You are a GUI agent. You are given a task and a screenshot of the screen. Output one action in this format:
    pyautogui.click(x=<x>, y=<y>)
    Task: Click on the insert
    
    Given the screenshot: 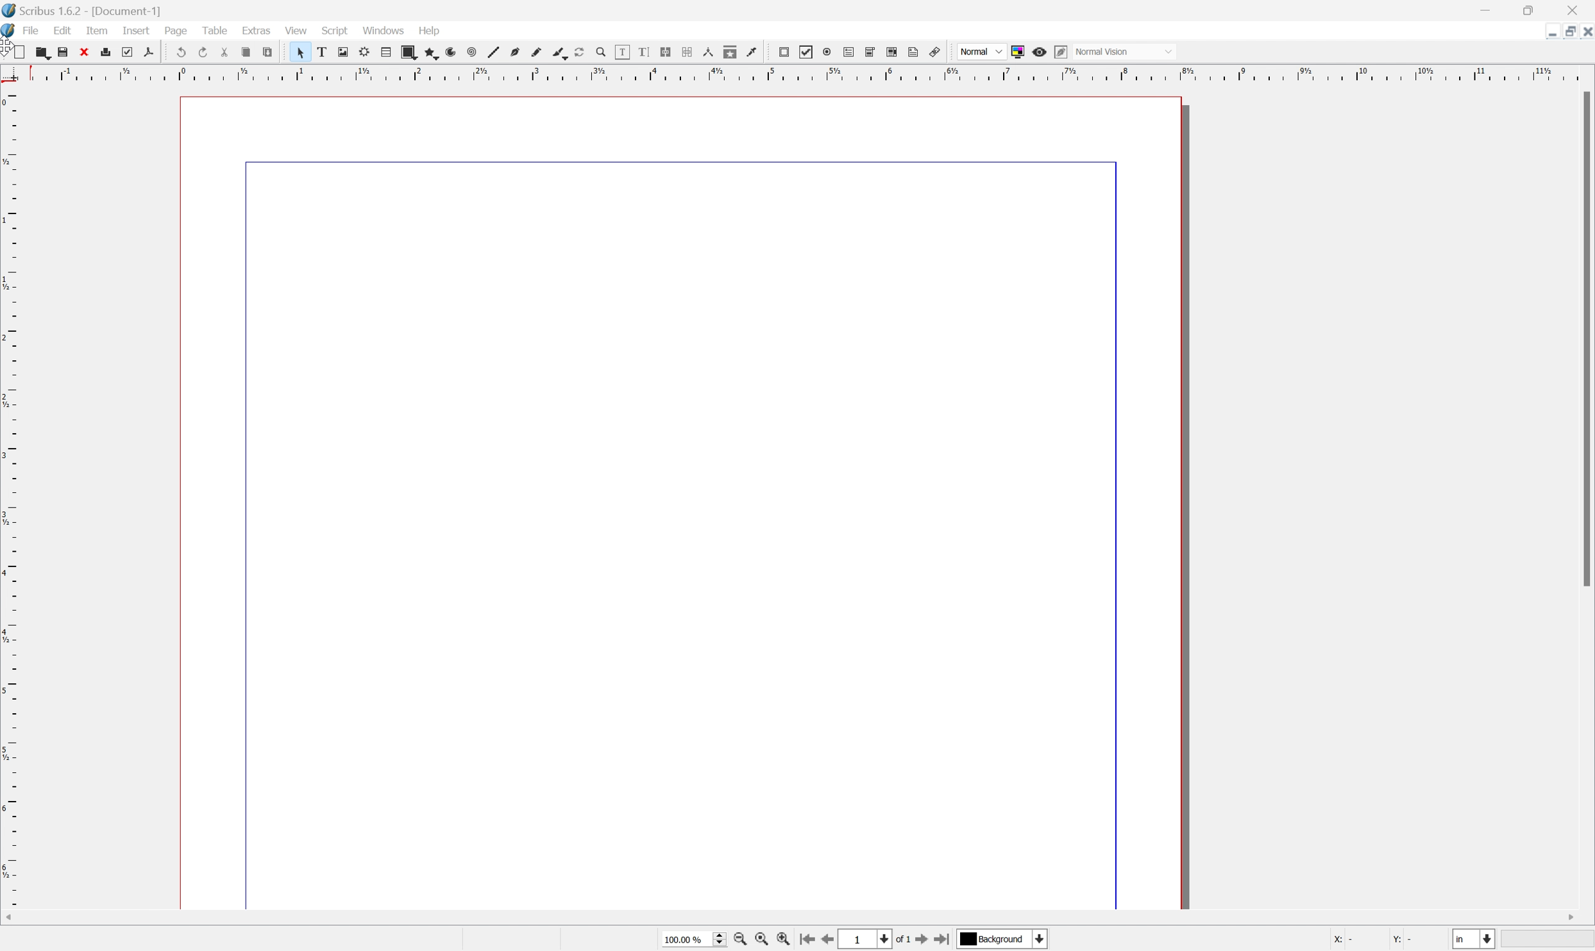 What is the action you would take?
    pyautogui.click(x=139, y=29)
    